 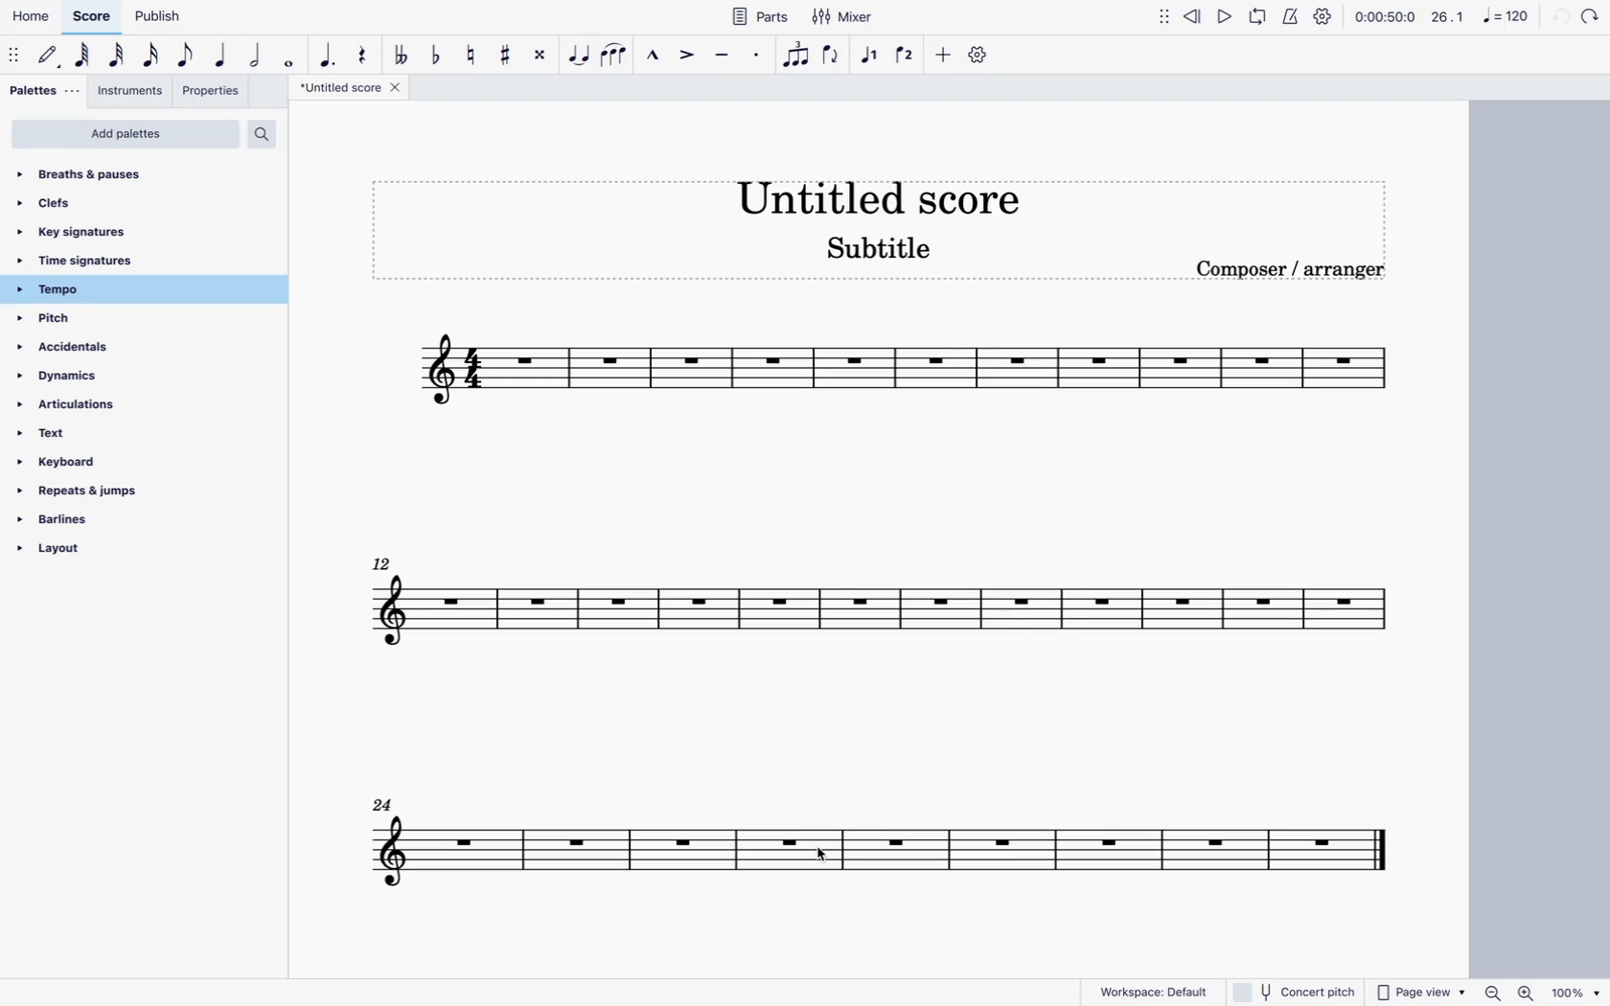 What do you see at coordinates (980, 57) in the screenshot?
I see `settings` at bounding box center [980, 57].